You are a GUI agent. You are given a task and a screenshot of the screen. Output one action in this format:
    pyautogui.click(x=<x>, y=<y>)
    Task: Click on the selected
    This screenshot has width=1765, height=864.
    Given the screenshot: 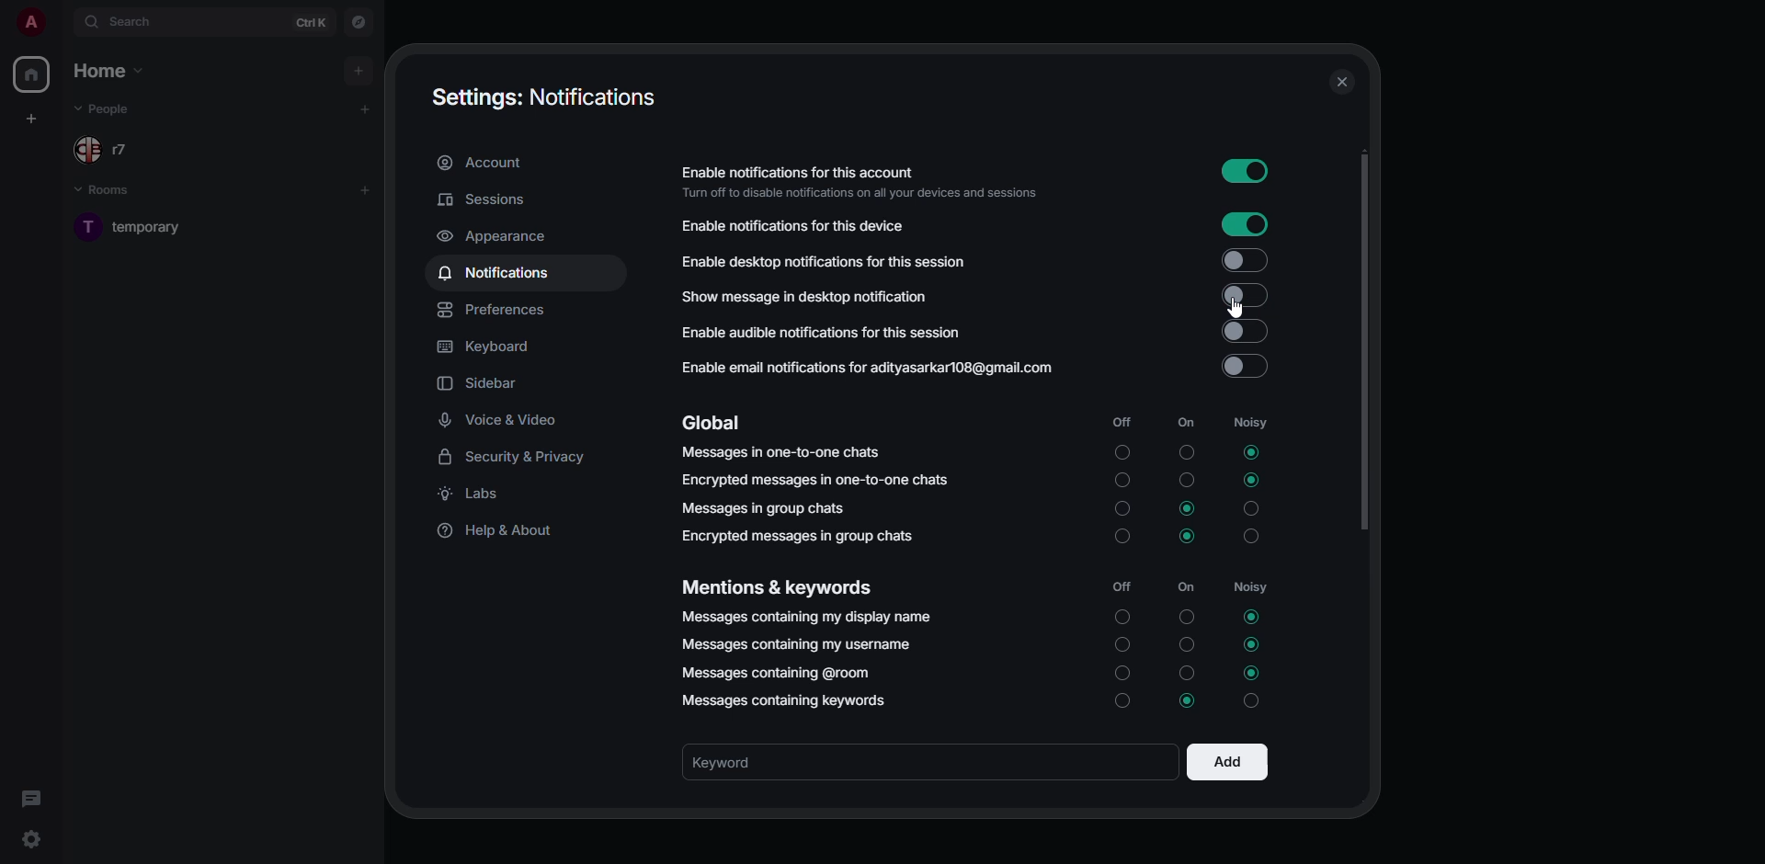 What is the action you would take?
    pyautogui.click(x=1188, y=509)
    